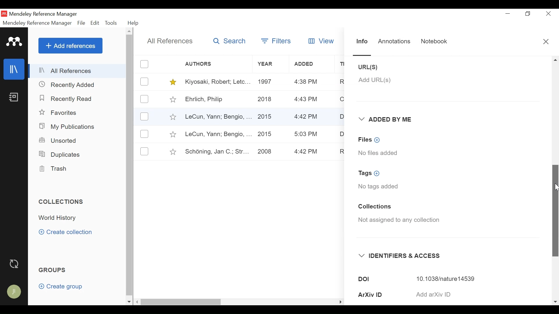  I want to click on Scroll up, so click(130, 32).